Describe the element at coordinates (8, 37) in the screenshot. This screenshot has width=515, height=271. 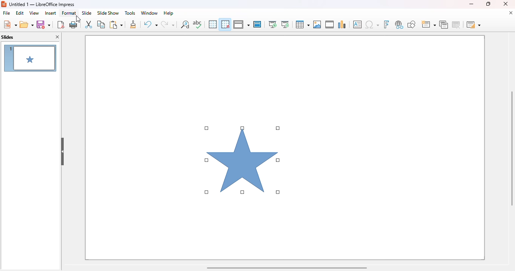
I see `slides` at that location.